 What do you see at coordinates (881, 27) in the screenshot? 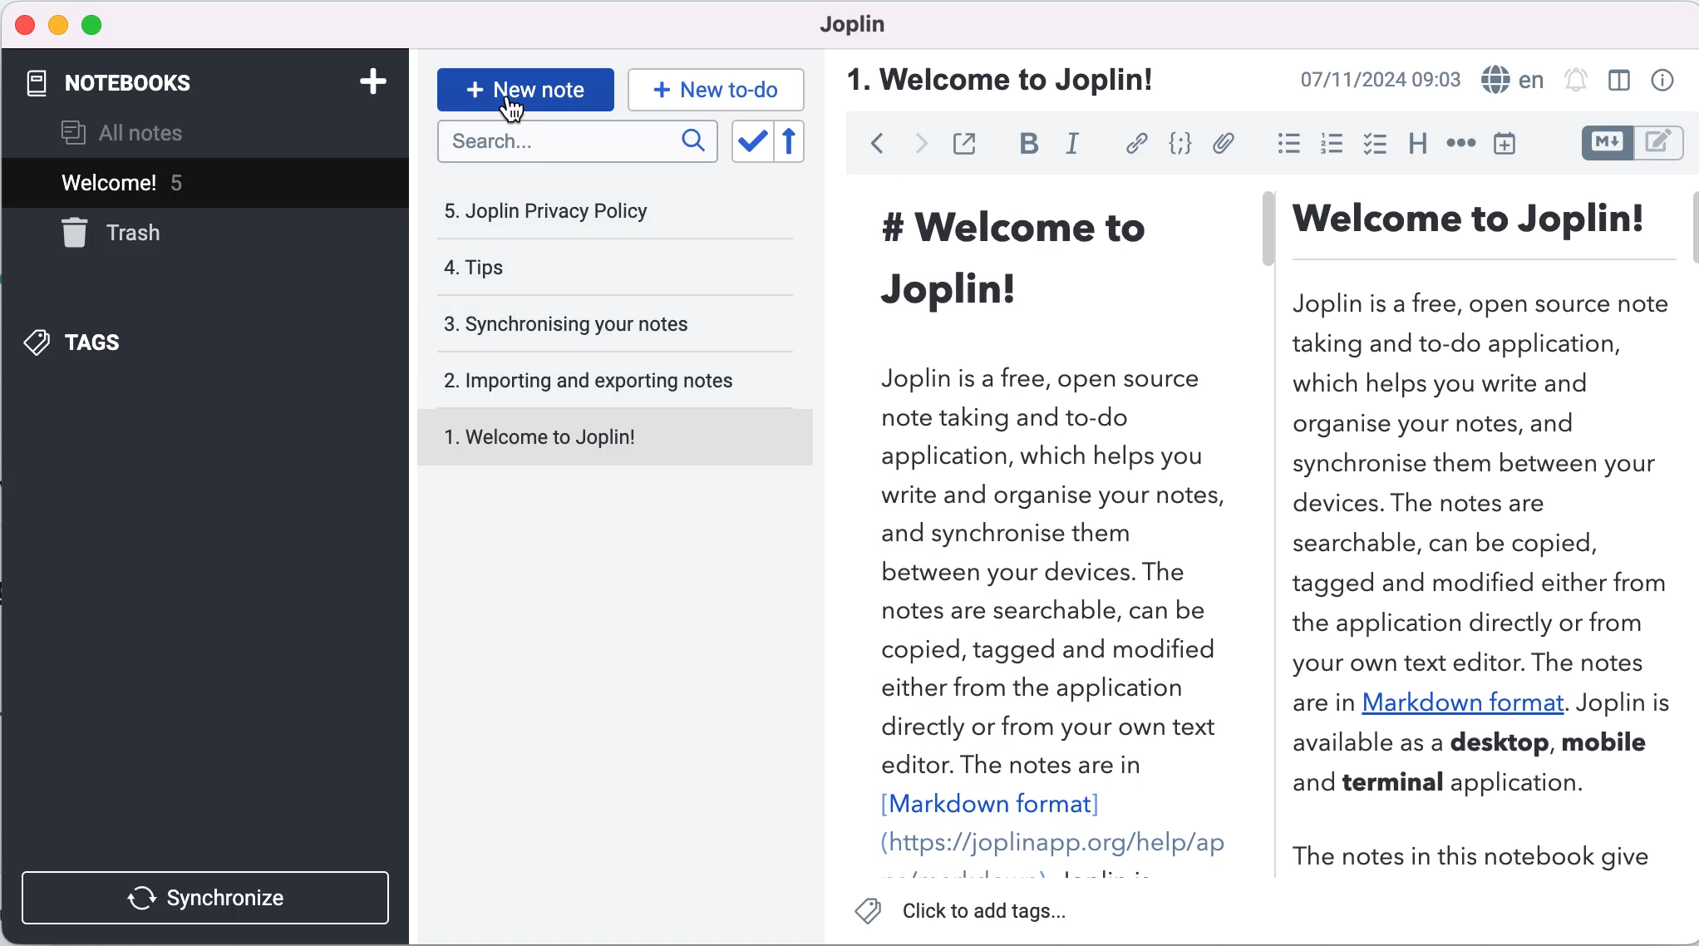
I see `joplin` at bounding box center [881, 27].